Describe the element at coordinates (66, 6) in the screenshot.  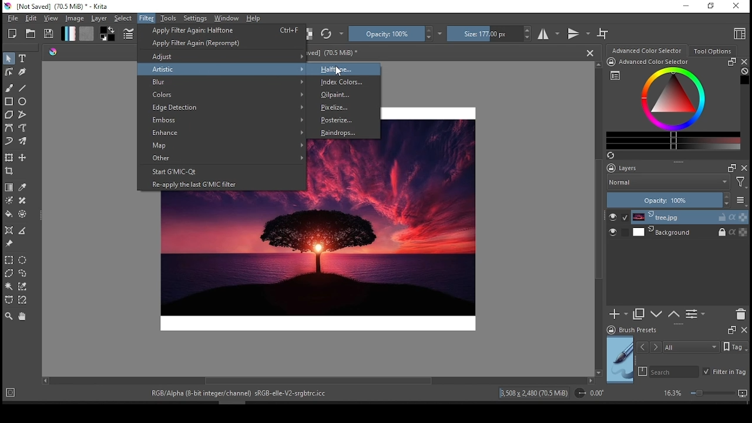
I see `icon and file name` at that location.